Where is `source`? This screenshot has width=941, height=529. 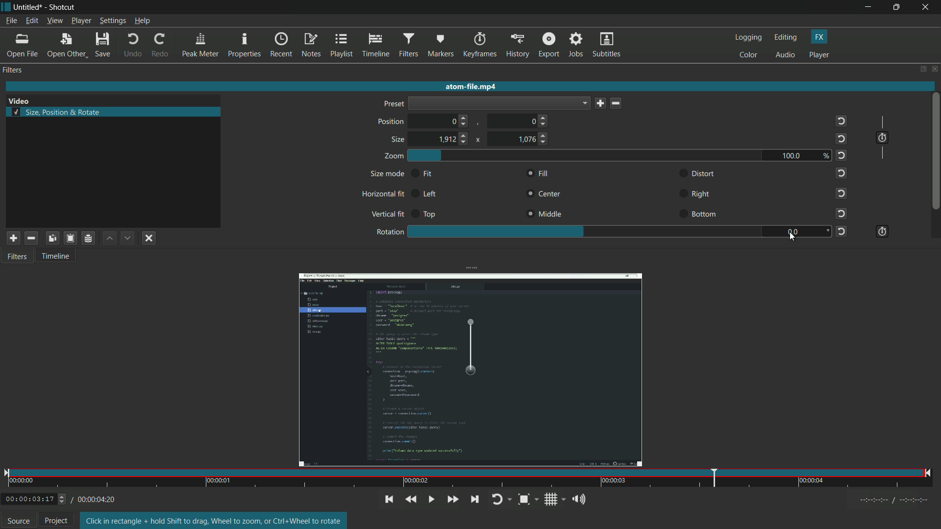
source is located at coordinates (19, 521).